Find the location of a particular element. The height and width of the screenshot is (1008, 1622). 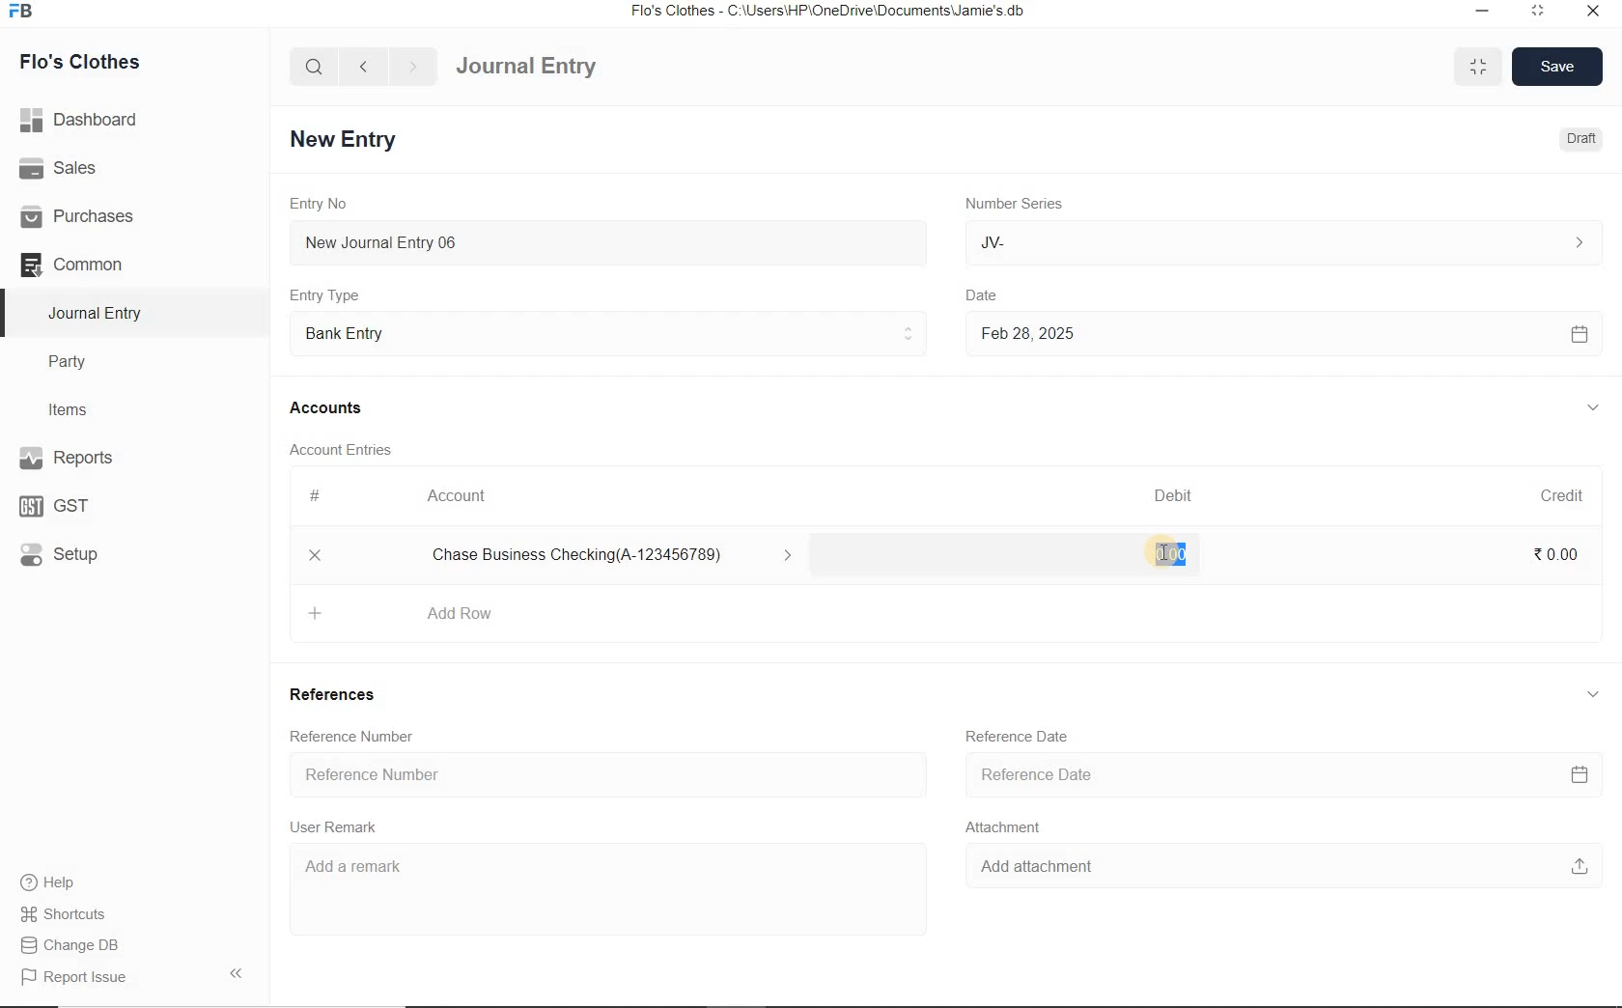

minimize is located at coordinates (1480, 10).